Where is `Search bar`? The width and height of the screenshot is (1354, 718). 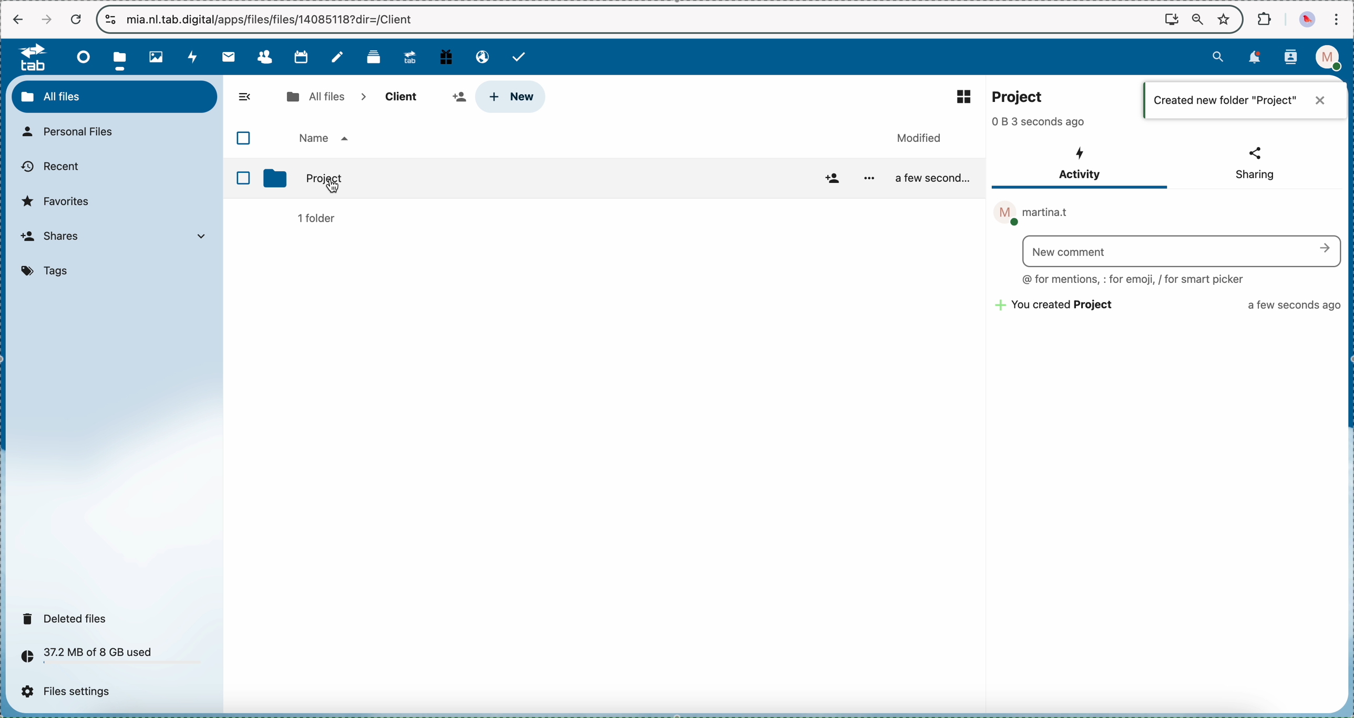 Search bar is located at coordinates (1182, 250).